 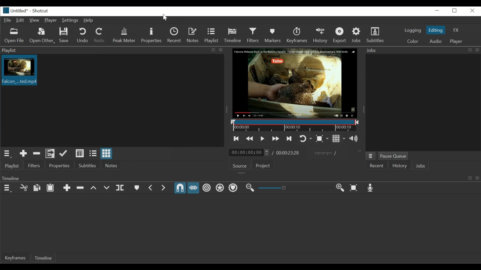 I want to click on Undo, so click(x=82, y=35).